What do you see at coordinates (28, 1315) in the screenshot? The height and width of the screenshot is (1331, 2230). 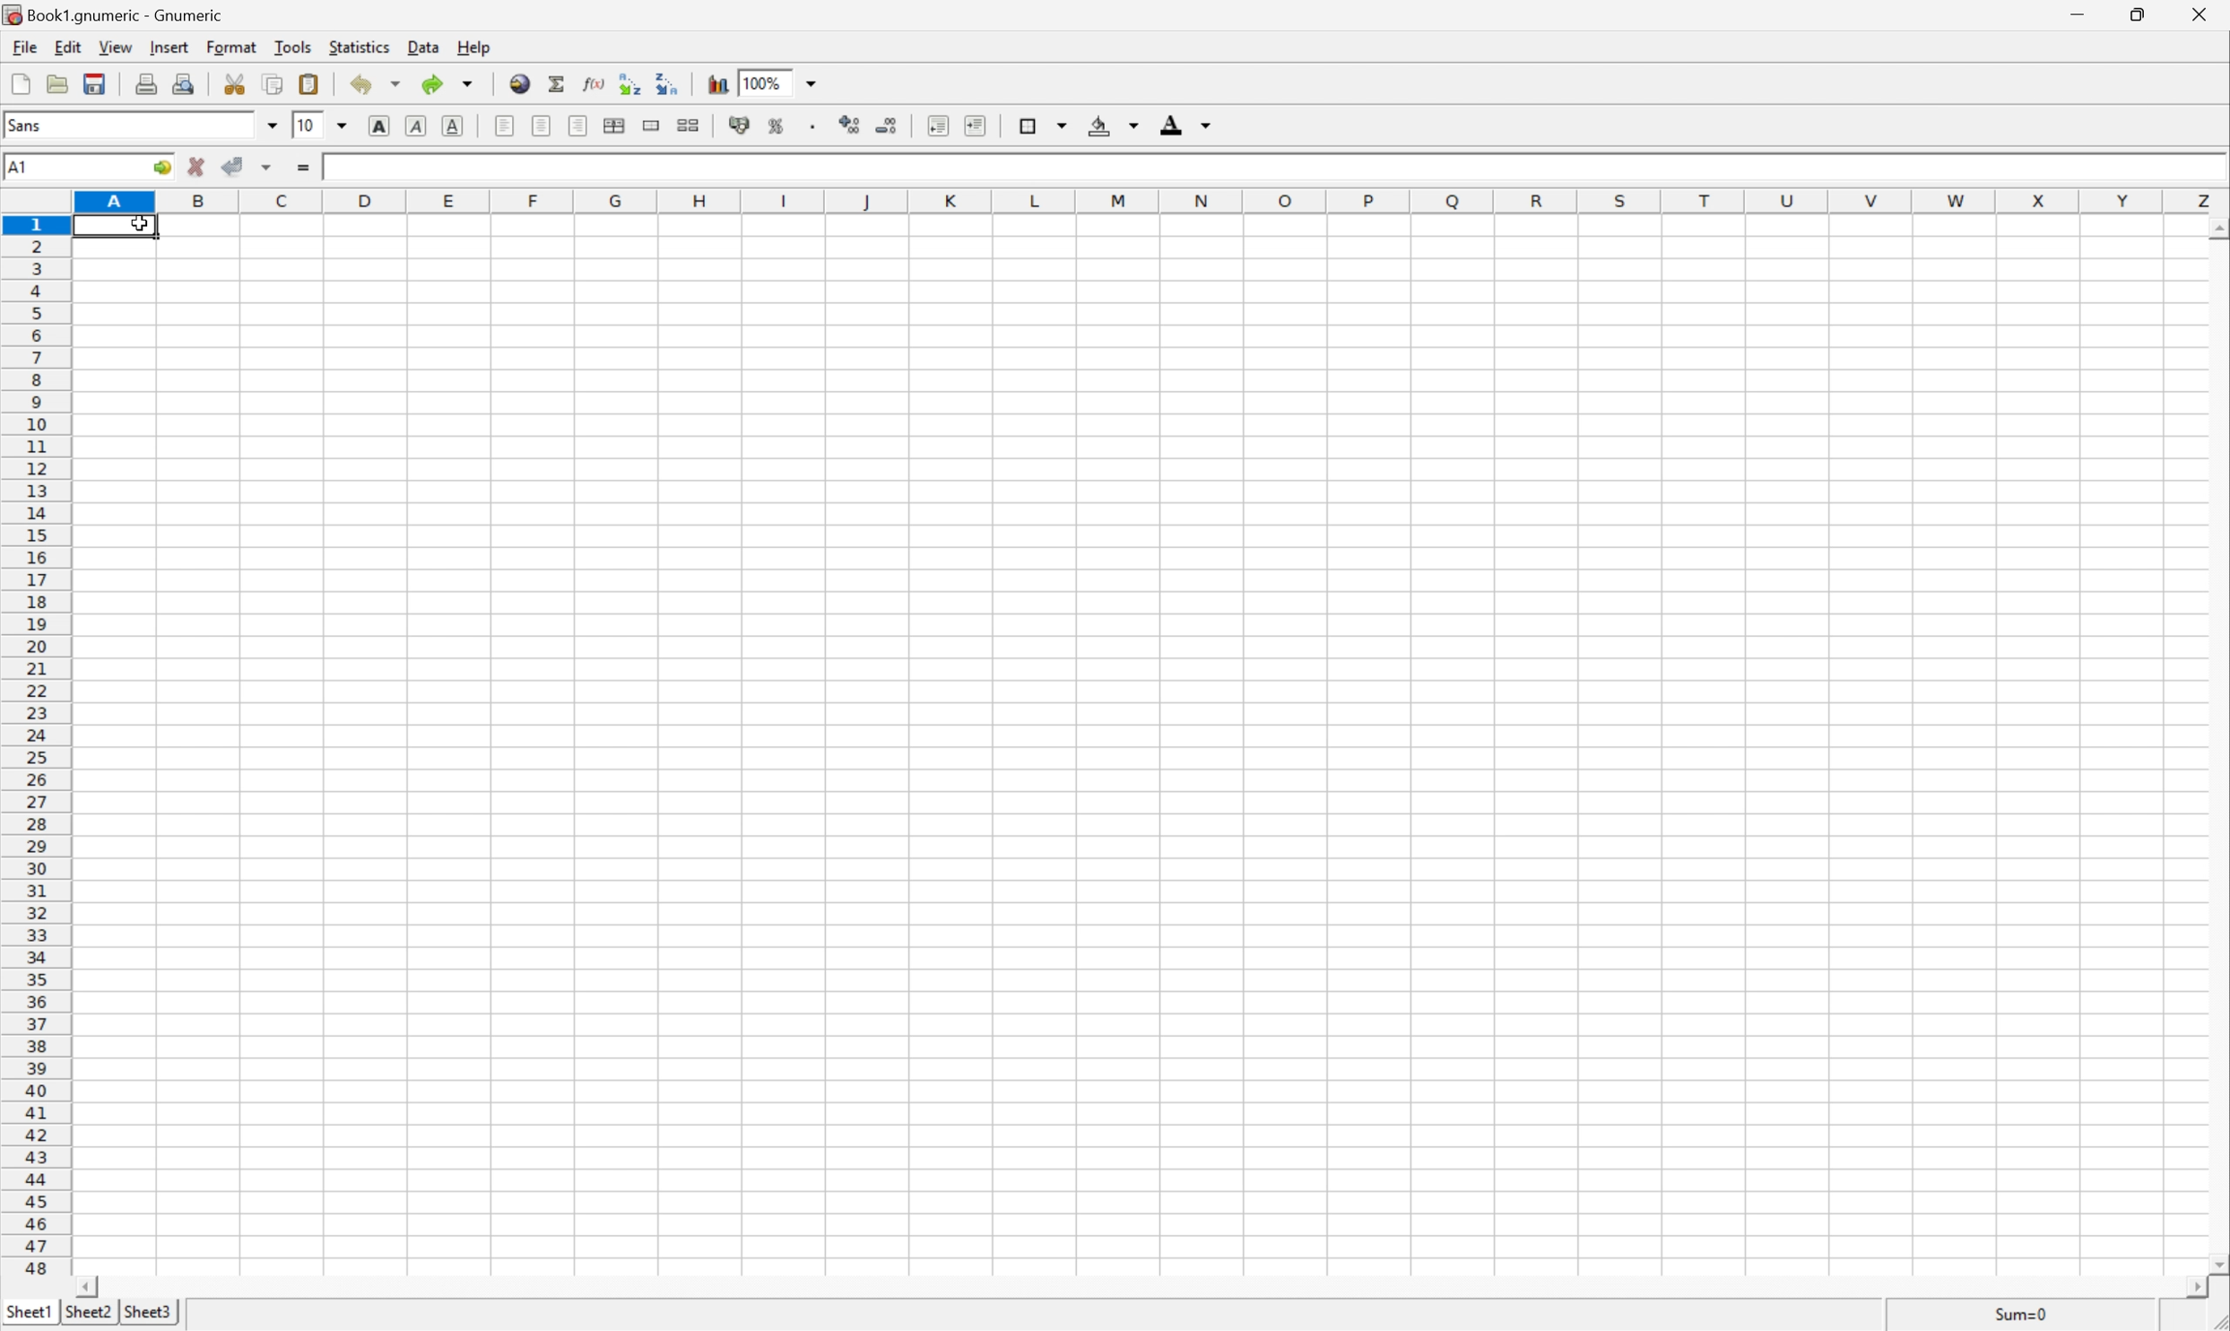 I see `sheet1` at bounding box center [28, 1315].